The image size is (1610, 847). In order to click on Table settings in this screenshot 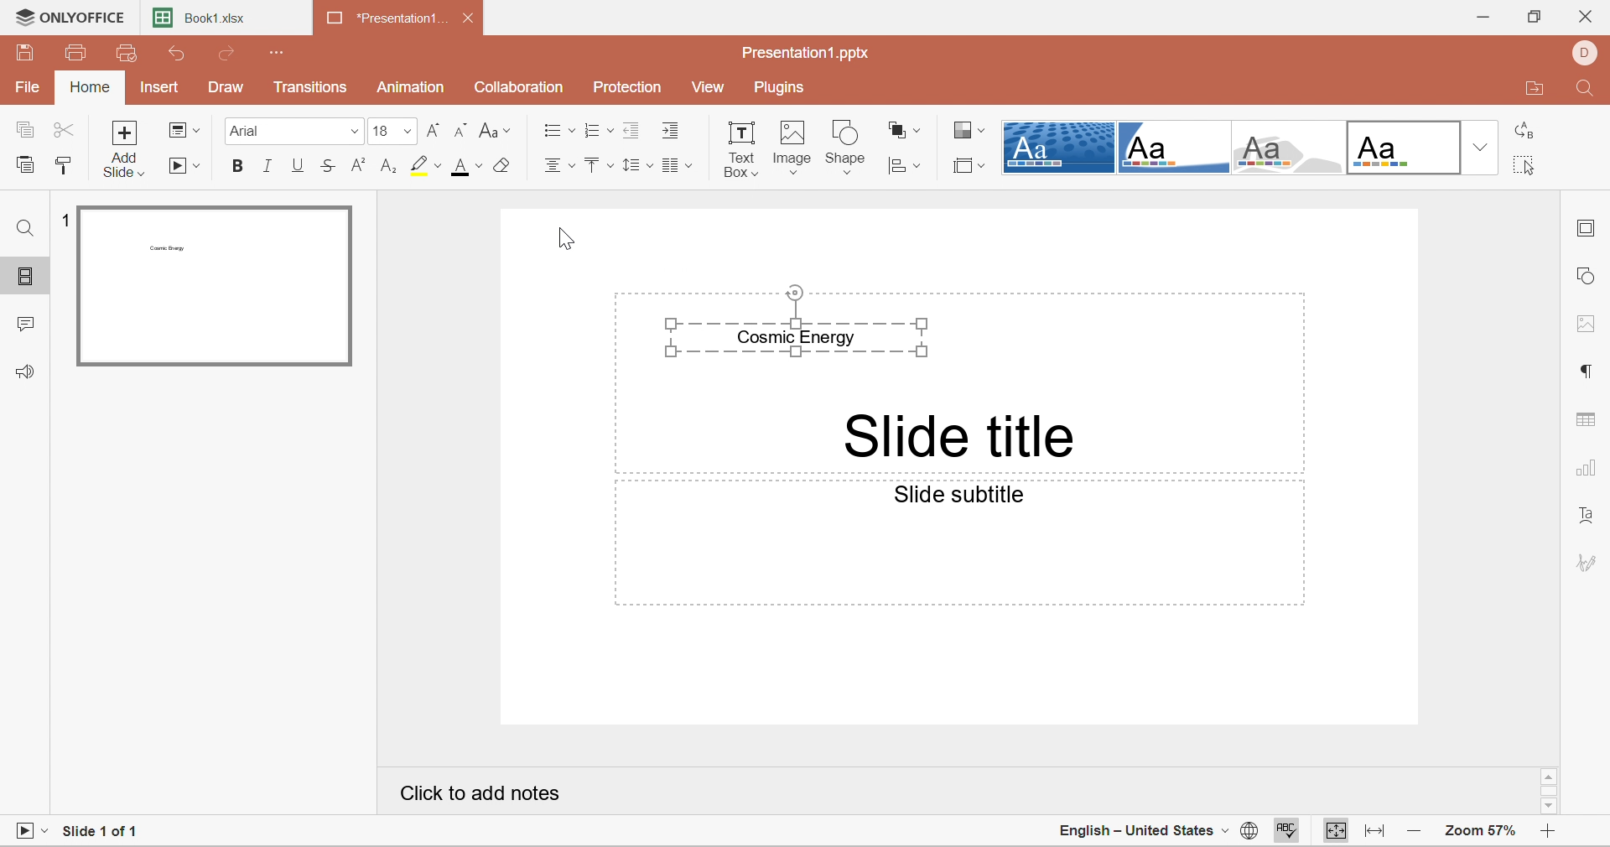, I will do `click(1589, 420)`.